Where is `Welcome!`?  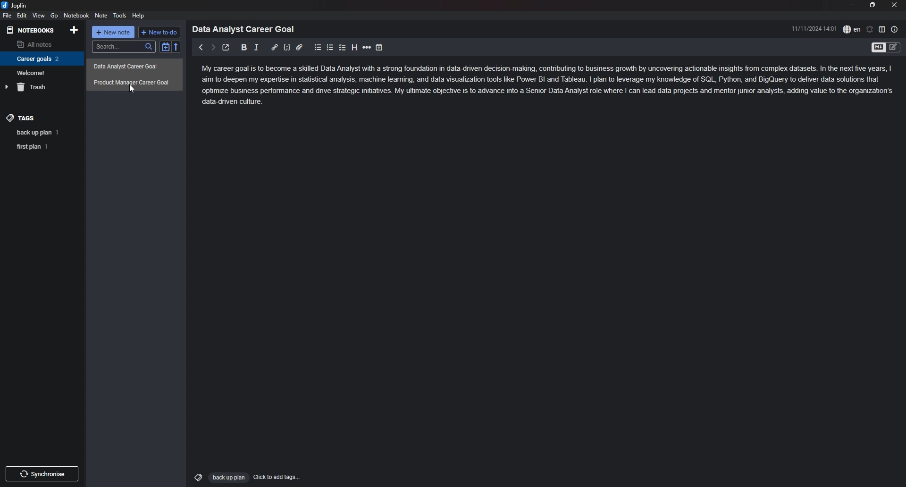 Welcome! is located at coordinates (40, 72).